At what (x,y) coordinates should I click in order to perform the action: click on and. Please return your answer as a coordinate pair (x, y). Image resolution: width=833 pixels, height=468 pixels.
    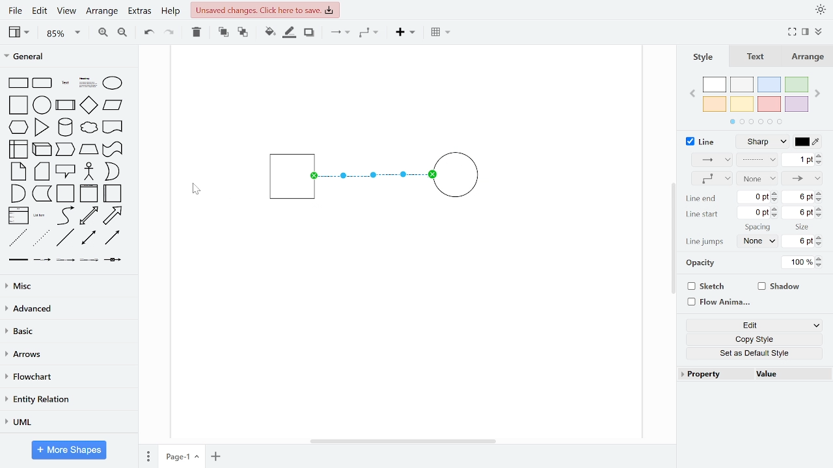
    Looking at the image, I should click on (18, 192).